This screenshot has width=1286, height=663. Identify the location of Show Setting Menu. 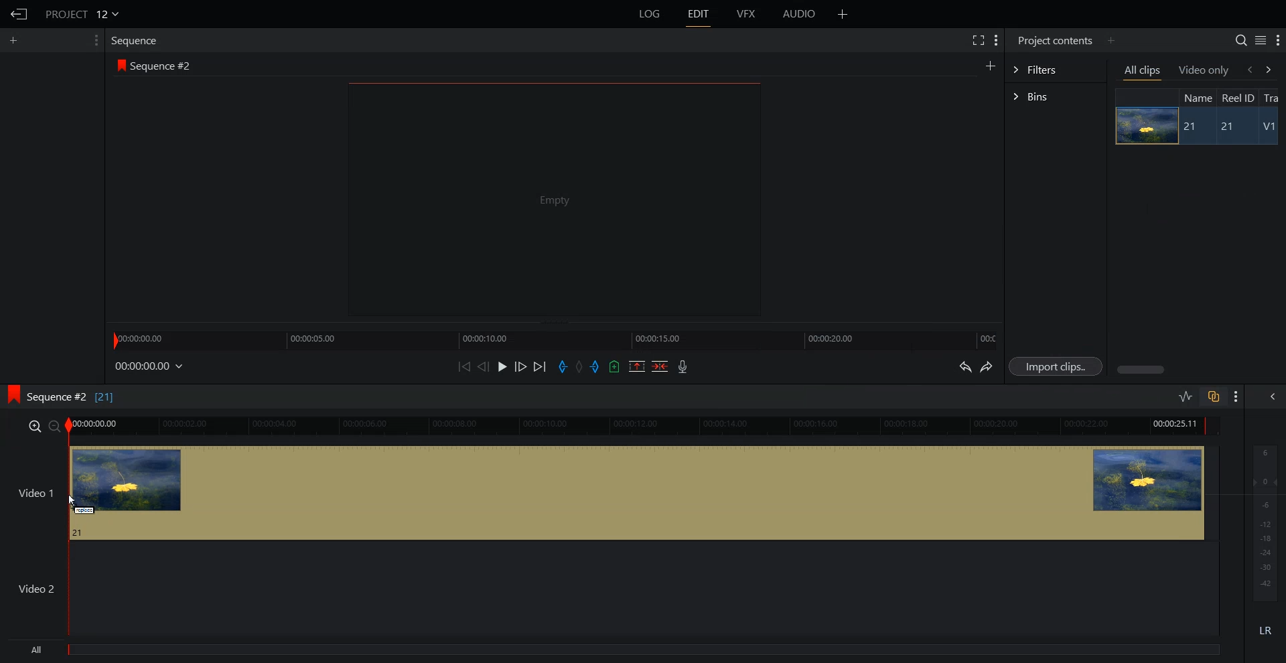
(1277, 41).